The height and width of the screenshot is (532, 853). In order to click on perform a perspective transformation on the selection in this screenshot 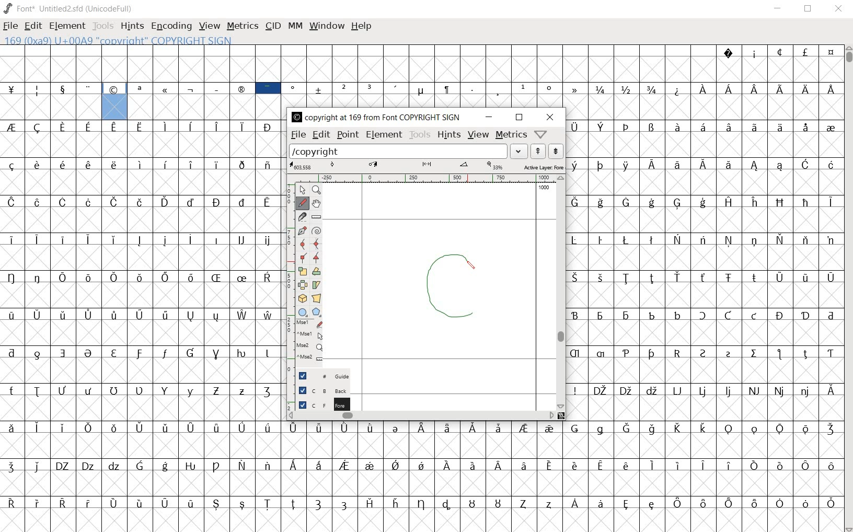, I will do `click(317, 299)`.